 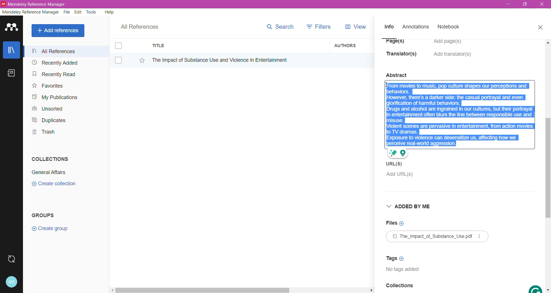 I want to click on Title, so click(x=238, y=46).